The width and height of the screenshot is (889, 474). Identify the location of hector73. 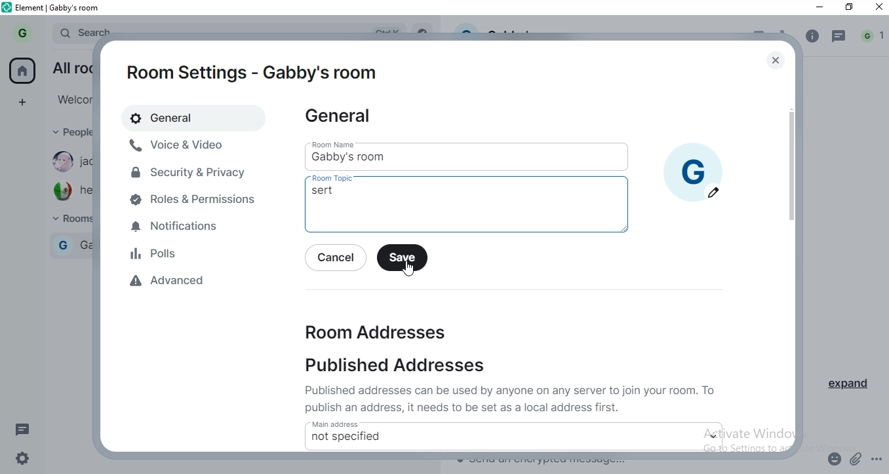
(69, 191).